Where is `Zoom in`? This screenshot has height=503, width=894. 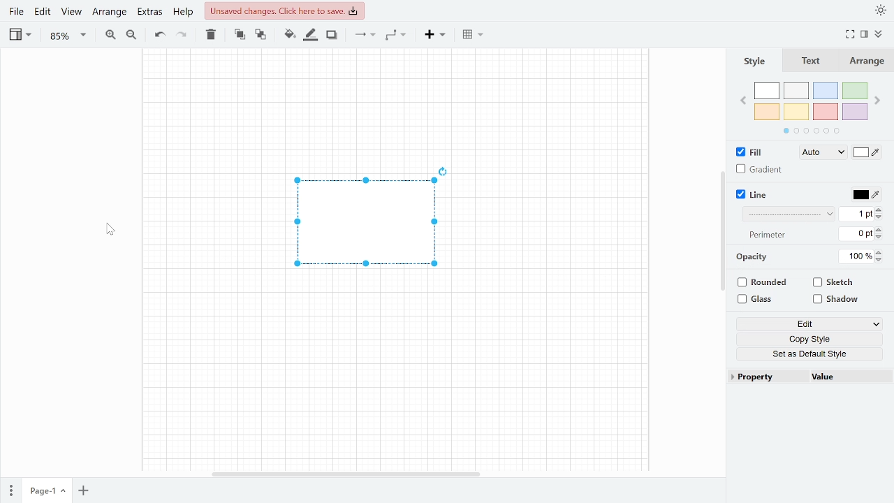
Zoom in is located at coordinates (110, 35).